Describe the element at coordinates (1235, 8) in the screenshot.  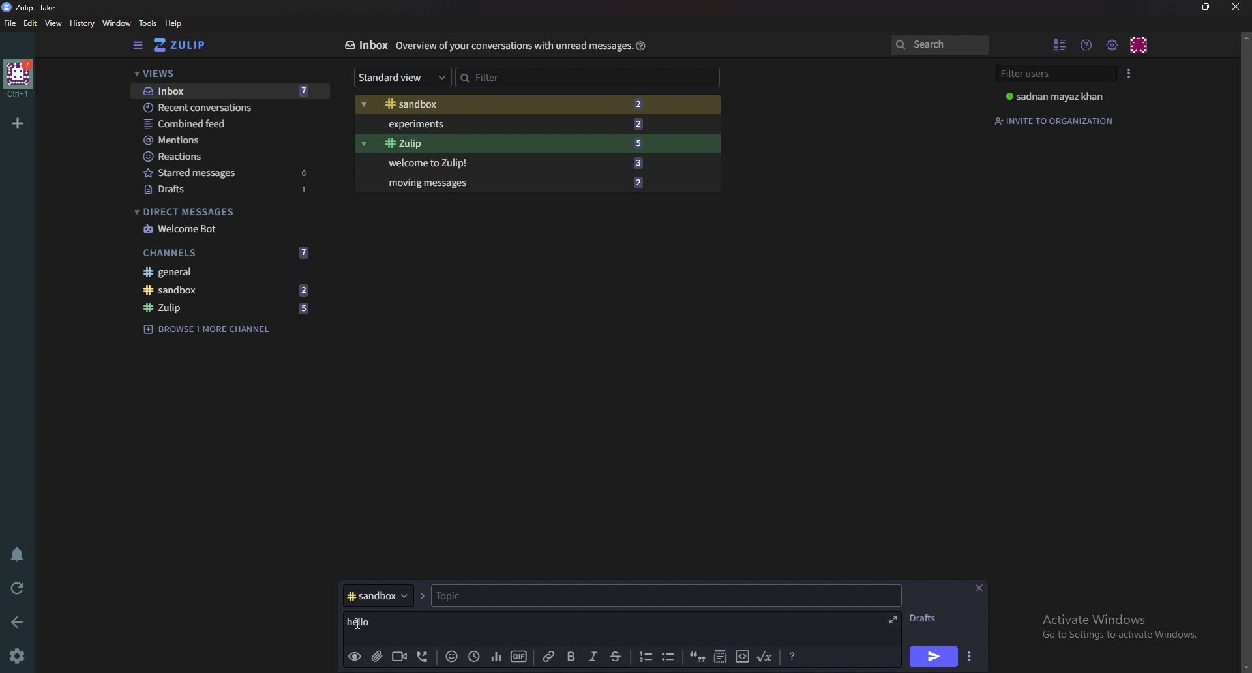
I see `close` at that location.